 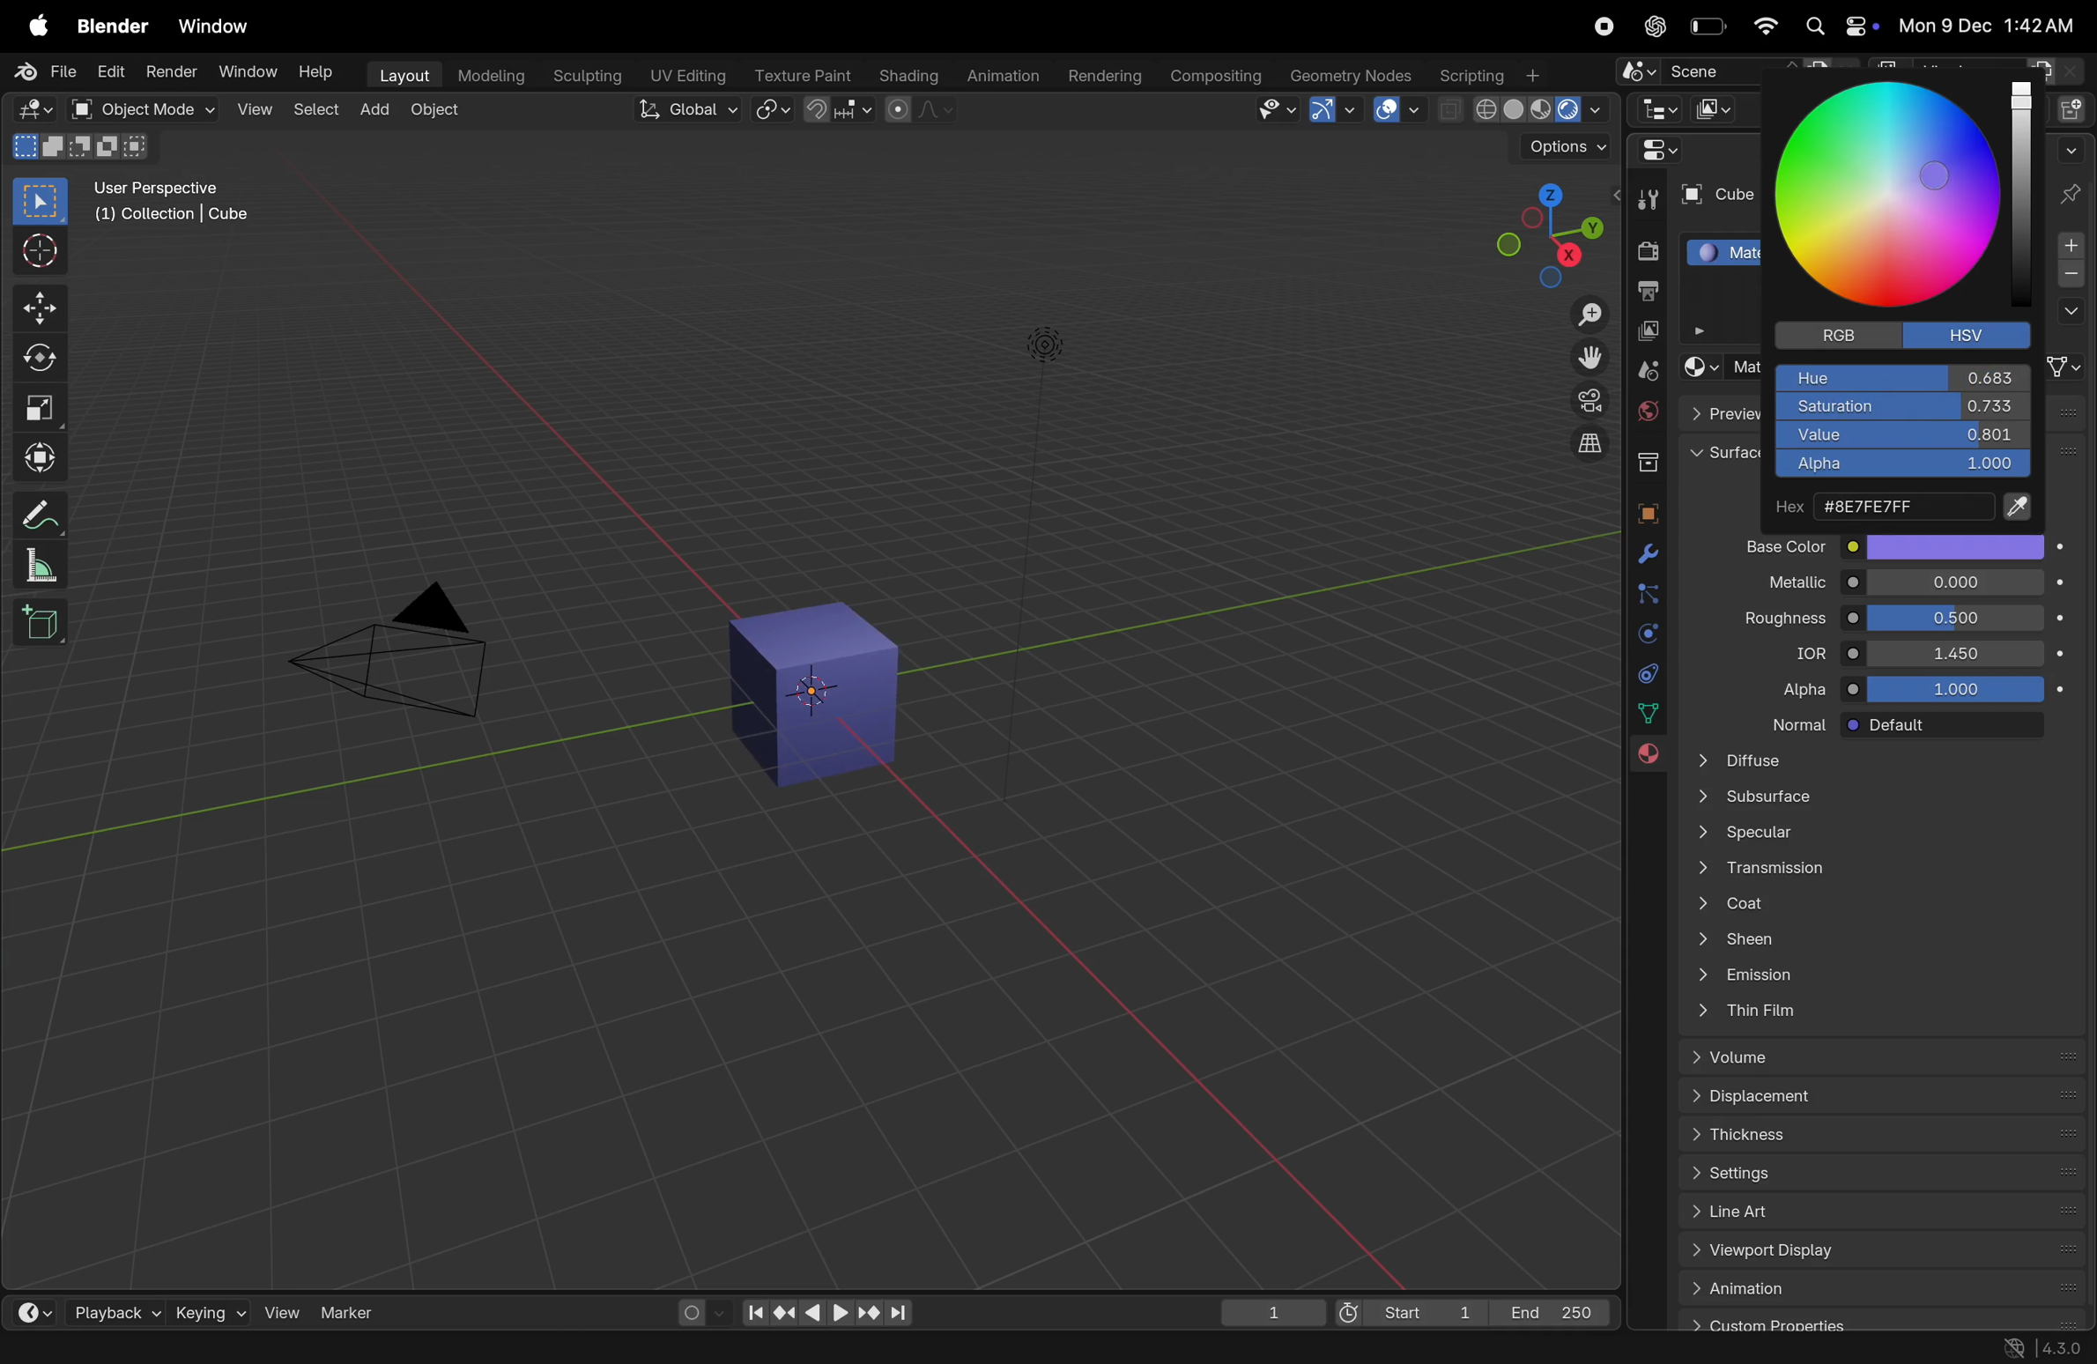 What do you see at coordinates (2071, 277) in the screenshot?
I see `remove material slot` at bounding box center [2071, 277].